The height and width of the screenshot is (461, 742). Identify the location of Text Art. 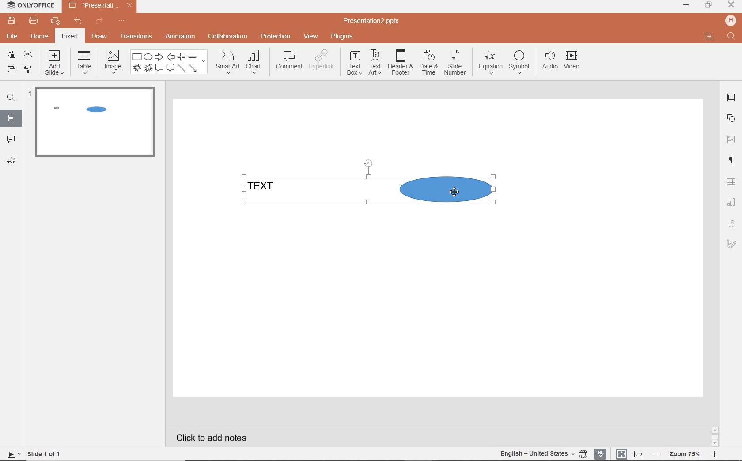
(731, 223).